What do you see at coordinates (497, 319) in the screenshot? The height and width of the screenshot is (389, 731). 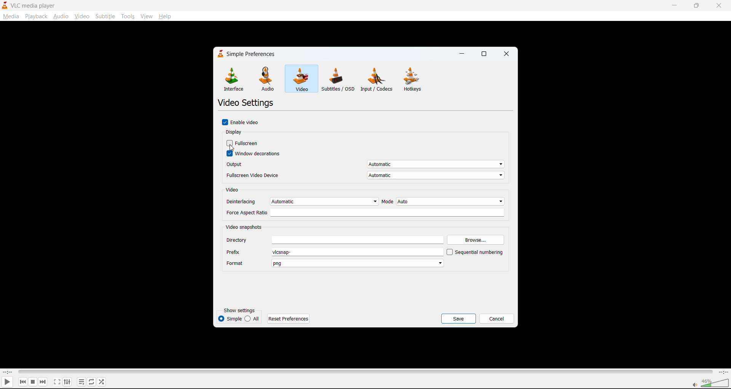 I see `cancel` at bounding box center [497, 319].